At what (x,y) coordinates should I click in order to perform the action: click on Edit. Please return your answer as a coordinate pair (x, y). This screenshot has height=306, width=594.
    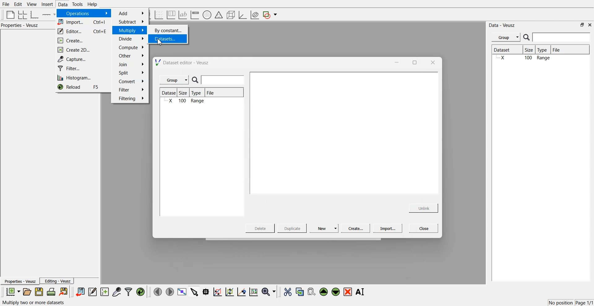
    Looking at the image, I should click on (18, 4).